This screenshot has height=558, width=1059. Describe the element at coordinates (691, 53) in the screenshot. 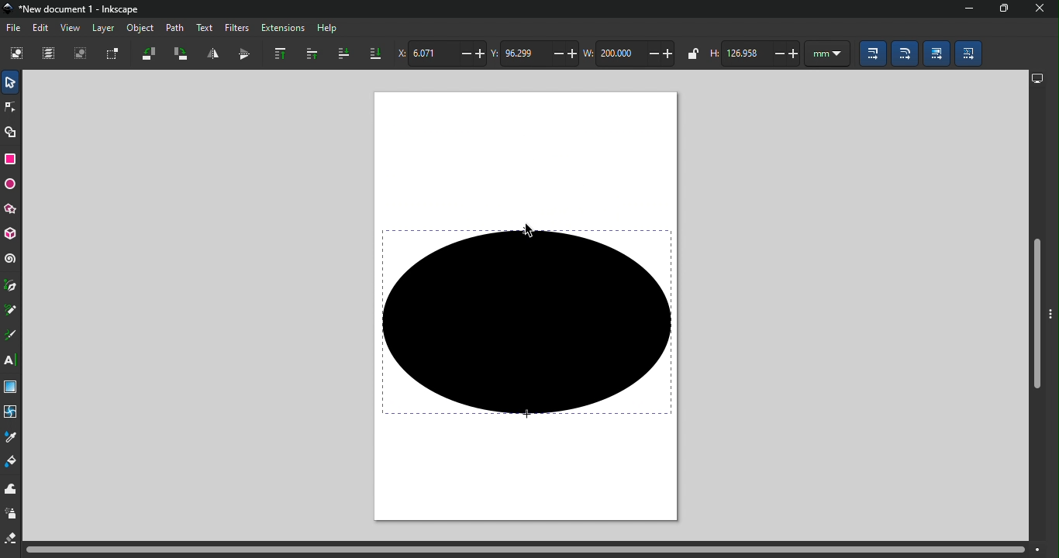

I see `when locked, change width and height by same proportion` at that location.